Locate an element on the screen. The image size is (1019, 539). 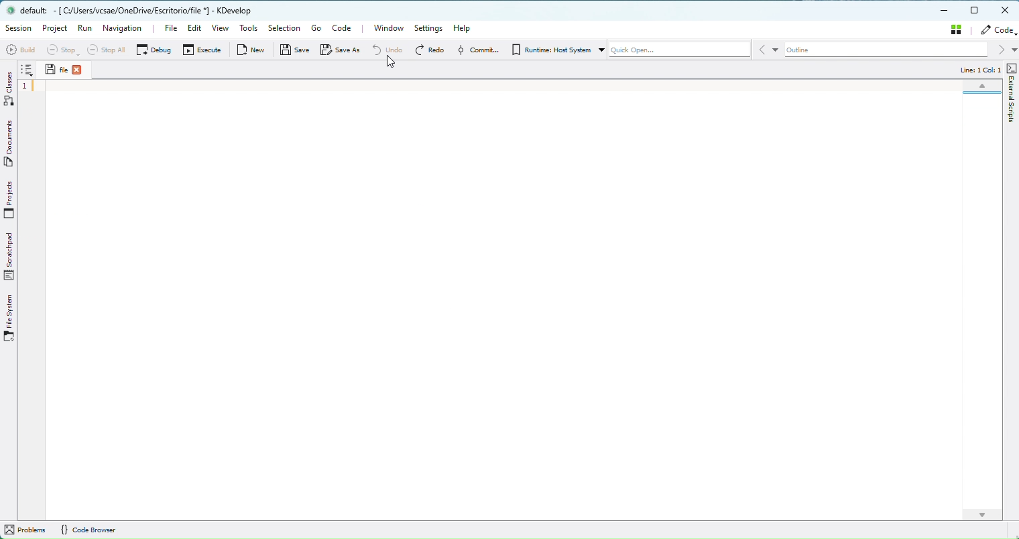
Maximize is located at coordinates (973, 9).